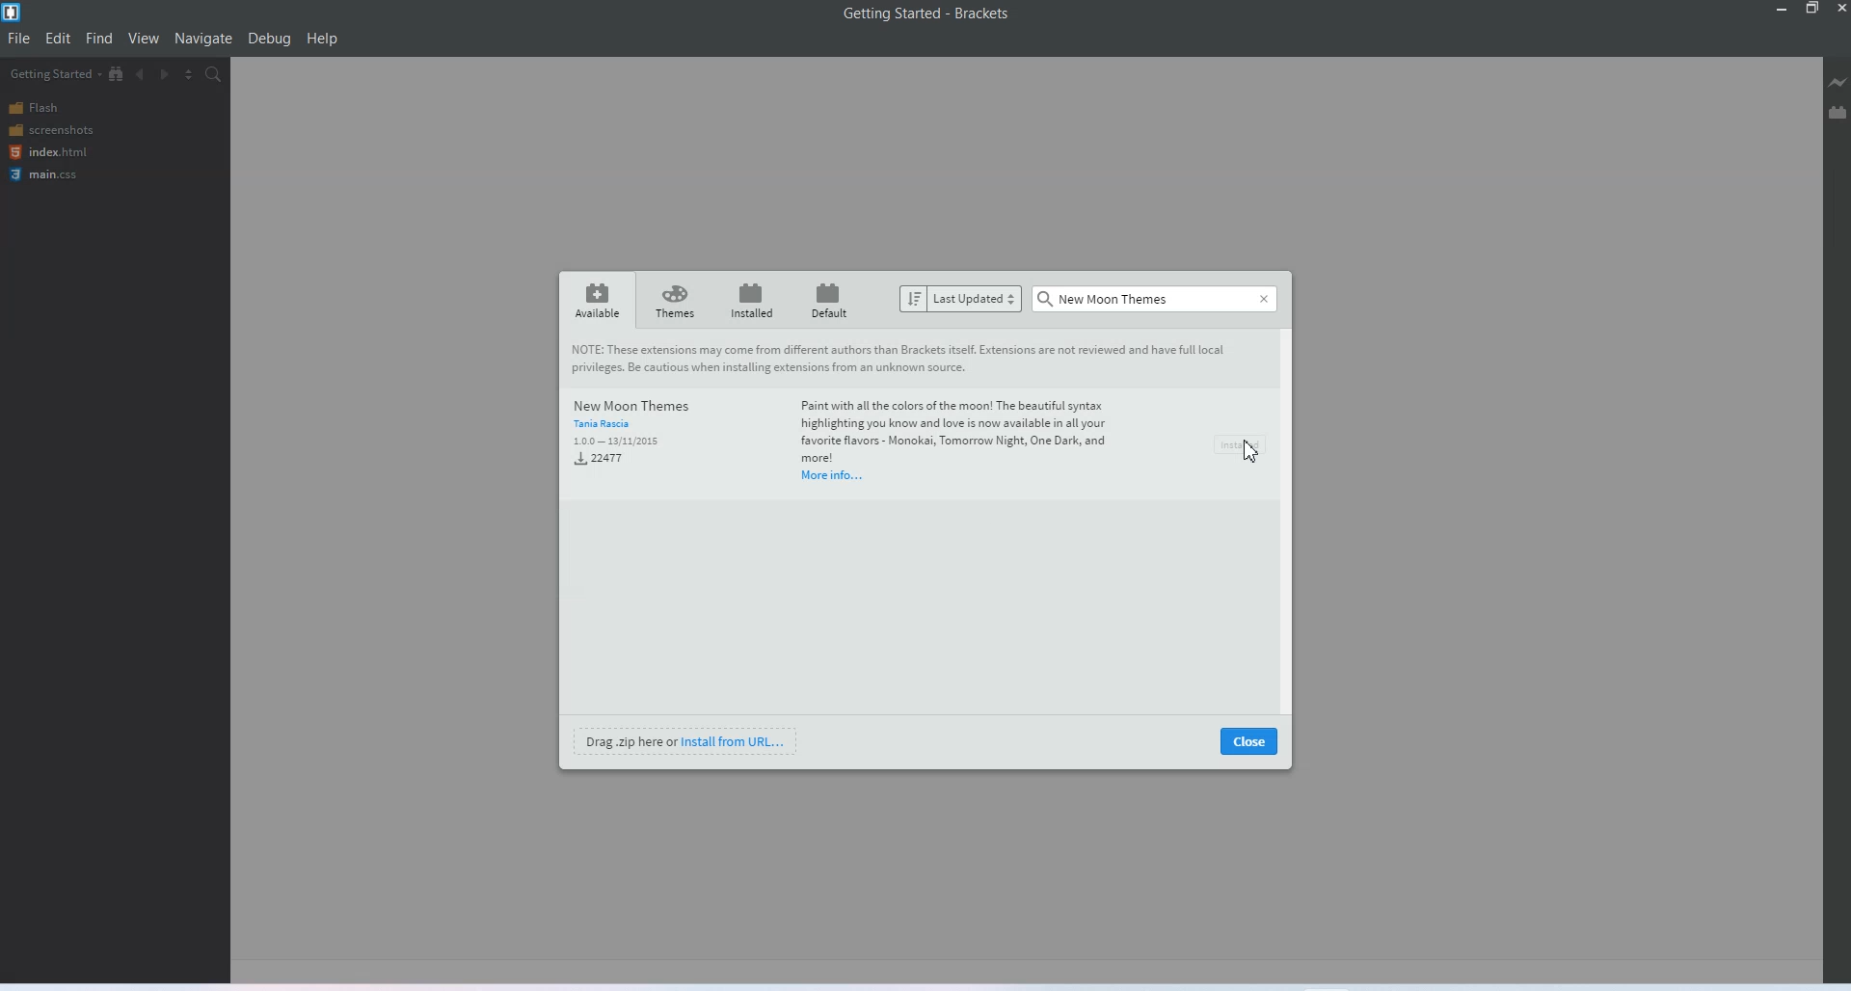 This screenshot has width=1851, height=991. I want to click on close, so click(1247, 740).